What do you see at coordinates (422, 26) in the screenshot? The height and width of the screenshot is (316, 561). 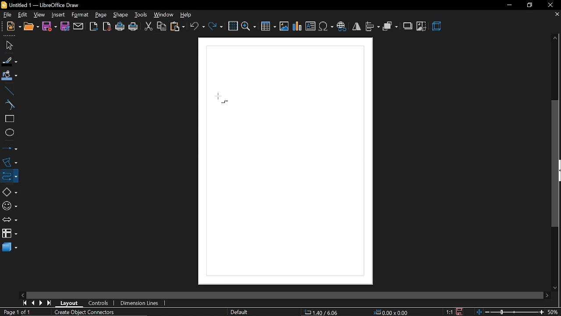 I see `crop` at bounding box center [422, 26].